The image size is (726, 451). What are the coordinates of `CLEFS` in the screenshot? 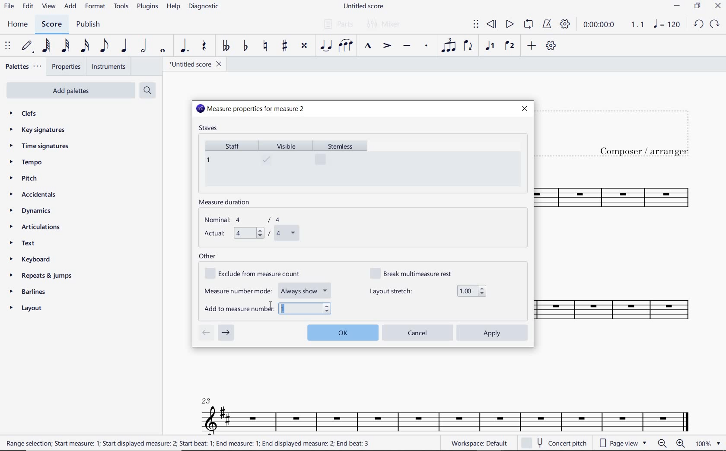 It's located at (29, 114).